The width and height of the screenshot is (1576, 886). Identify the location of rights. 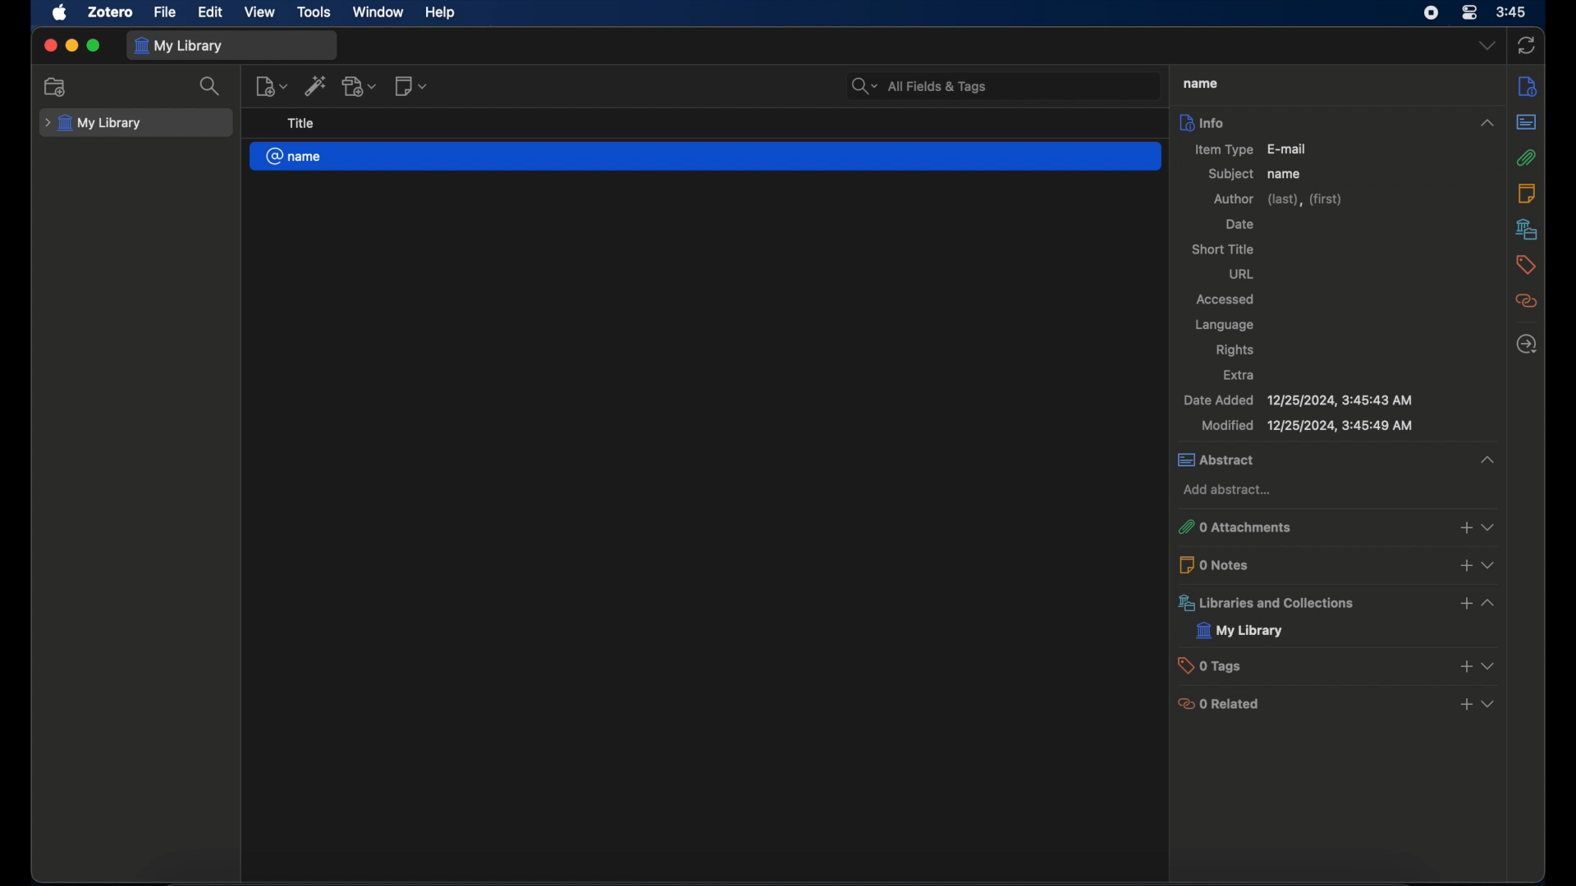
(1235, 350).